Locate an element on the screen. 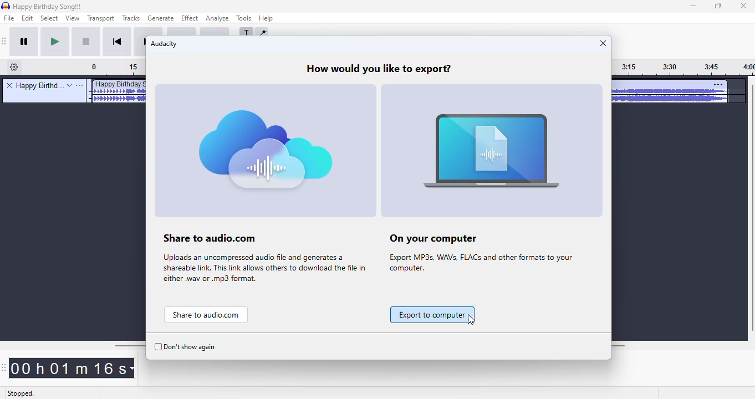  maximize is located at coordinates (718, 6).